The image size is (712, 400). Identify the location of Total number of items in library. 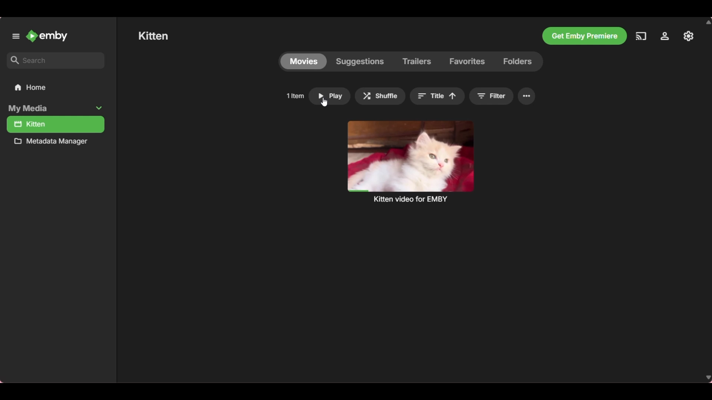
(295, 96).